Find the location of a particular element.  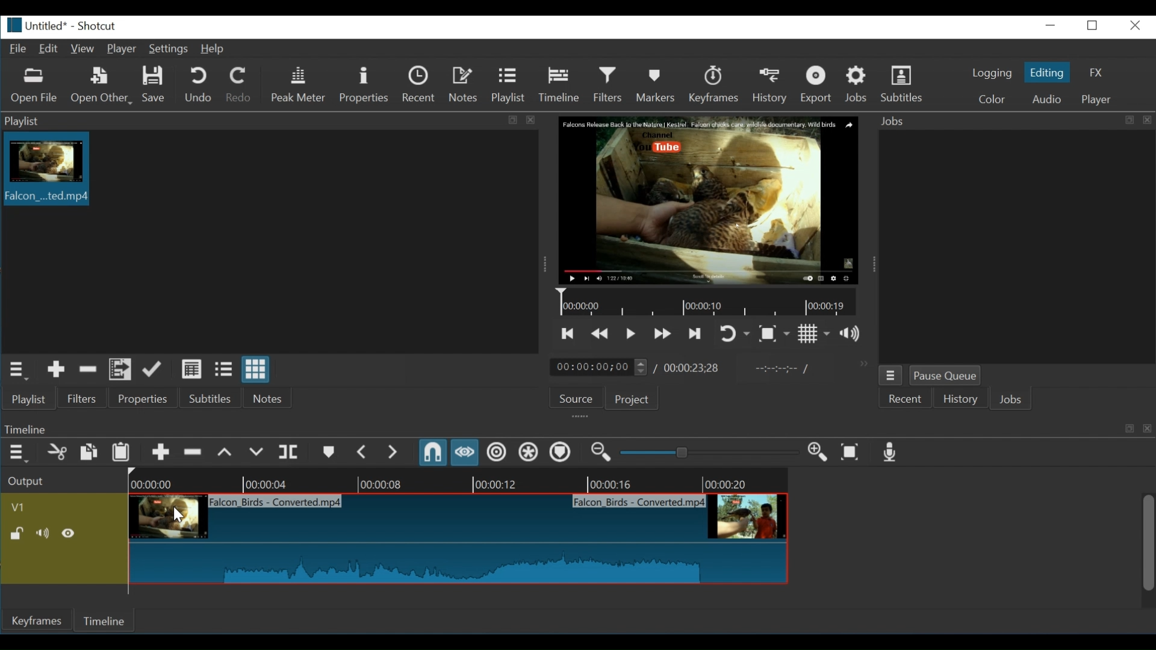

Keyframe Panel is located at coordinates (575, 429).